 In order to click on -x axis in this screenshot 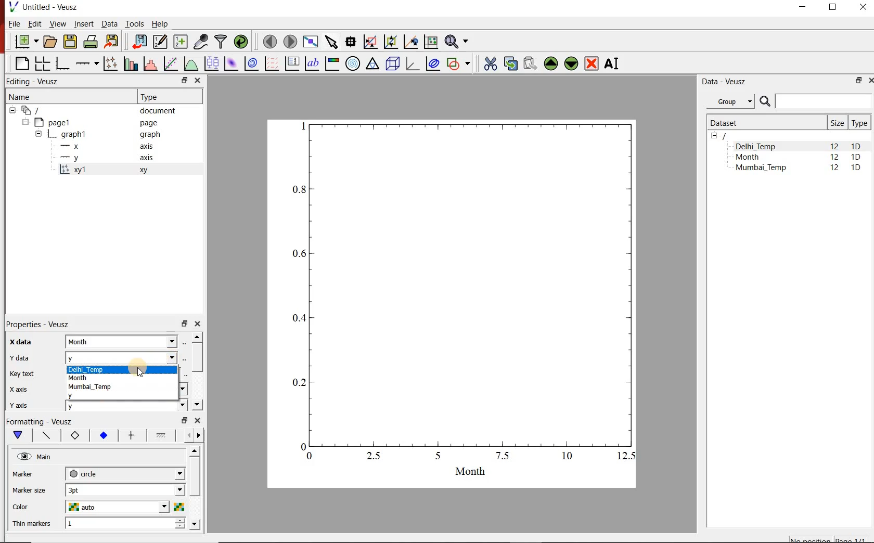, I will do `click(102, 147)`.